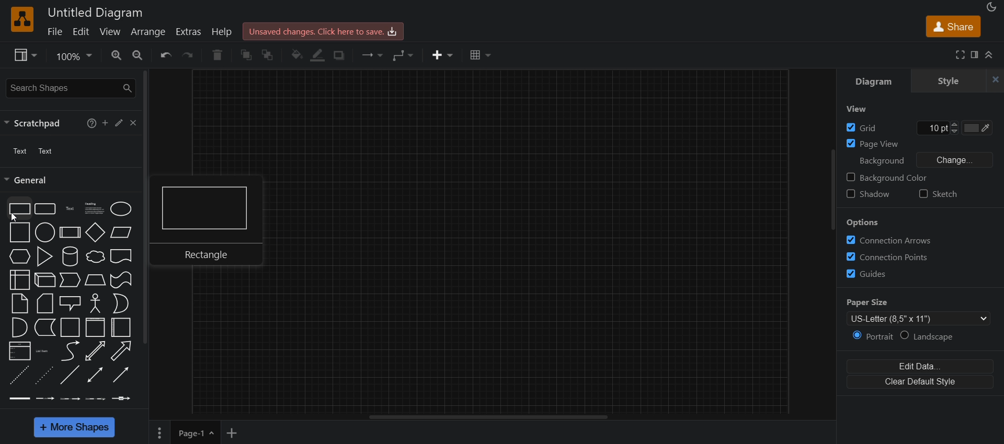 Image resolution: width=1004 pixels, height=444 pixels. Describe the element at coordinates (92, 122) in the screenshot. I see `help` at that location.